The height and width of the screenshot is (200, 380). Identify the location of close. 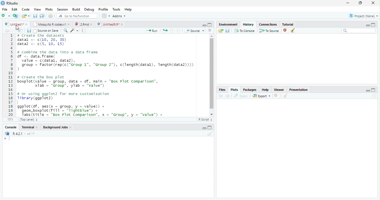
(69, 24).